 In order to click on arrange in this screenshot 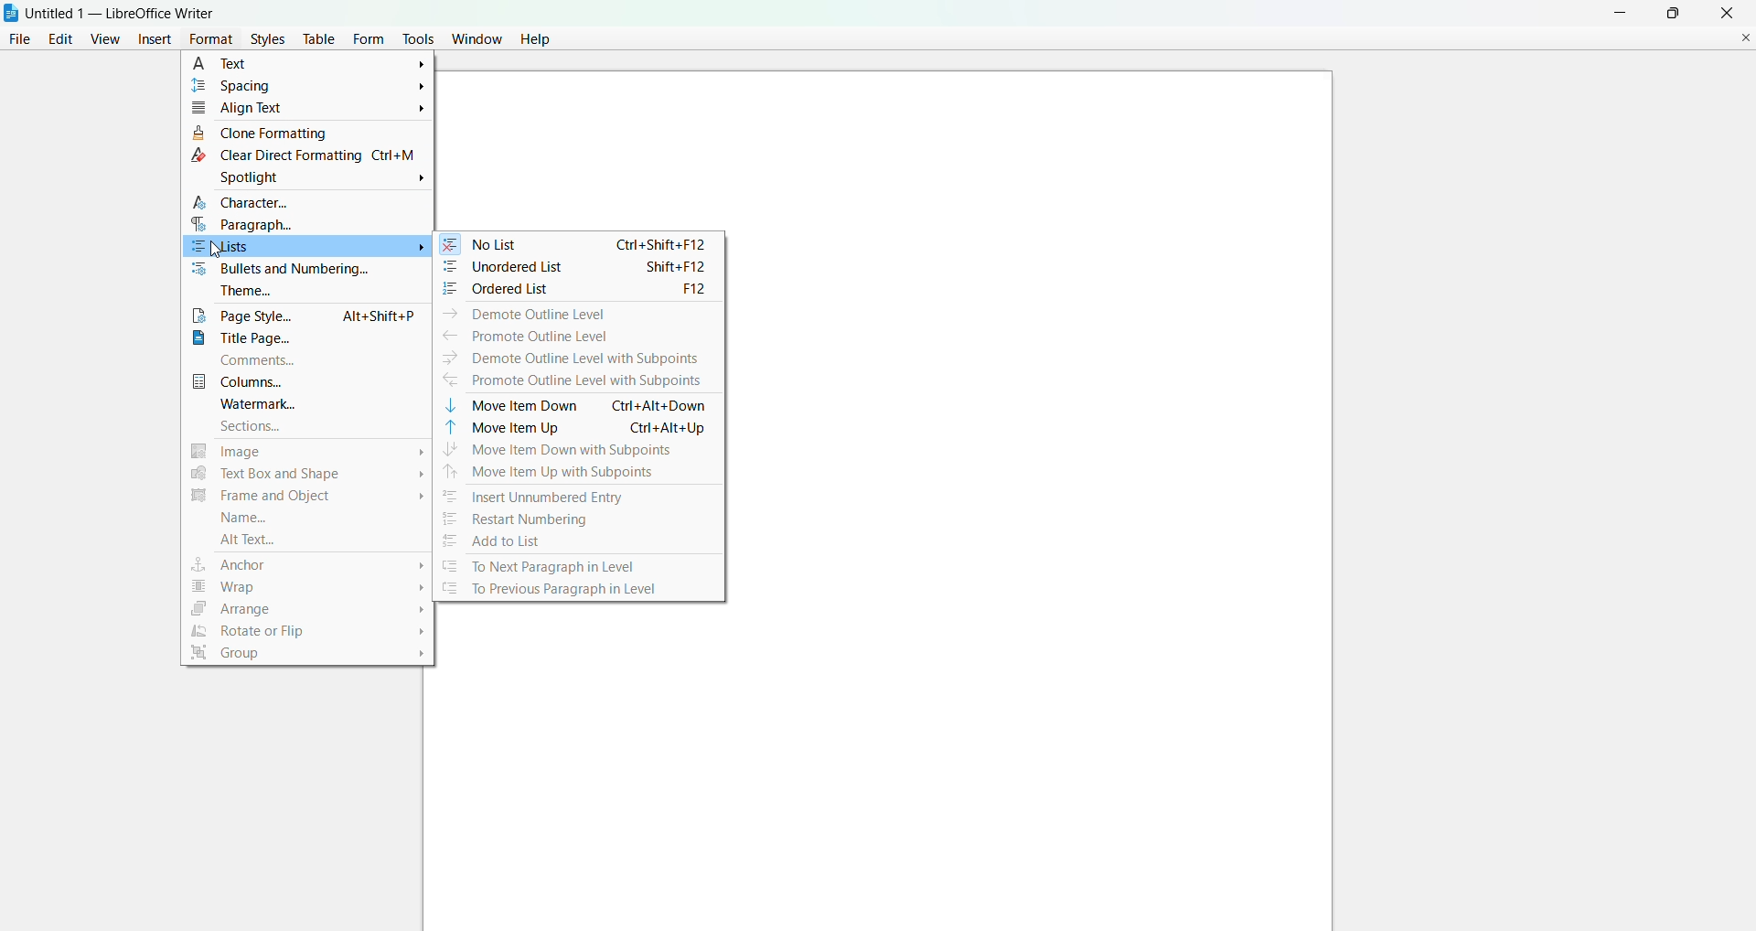, I will do `click(305, 610)`.